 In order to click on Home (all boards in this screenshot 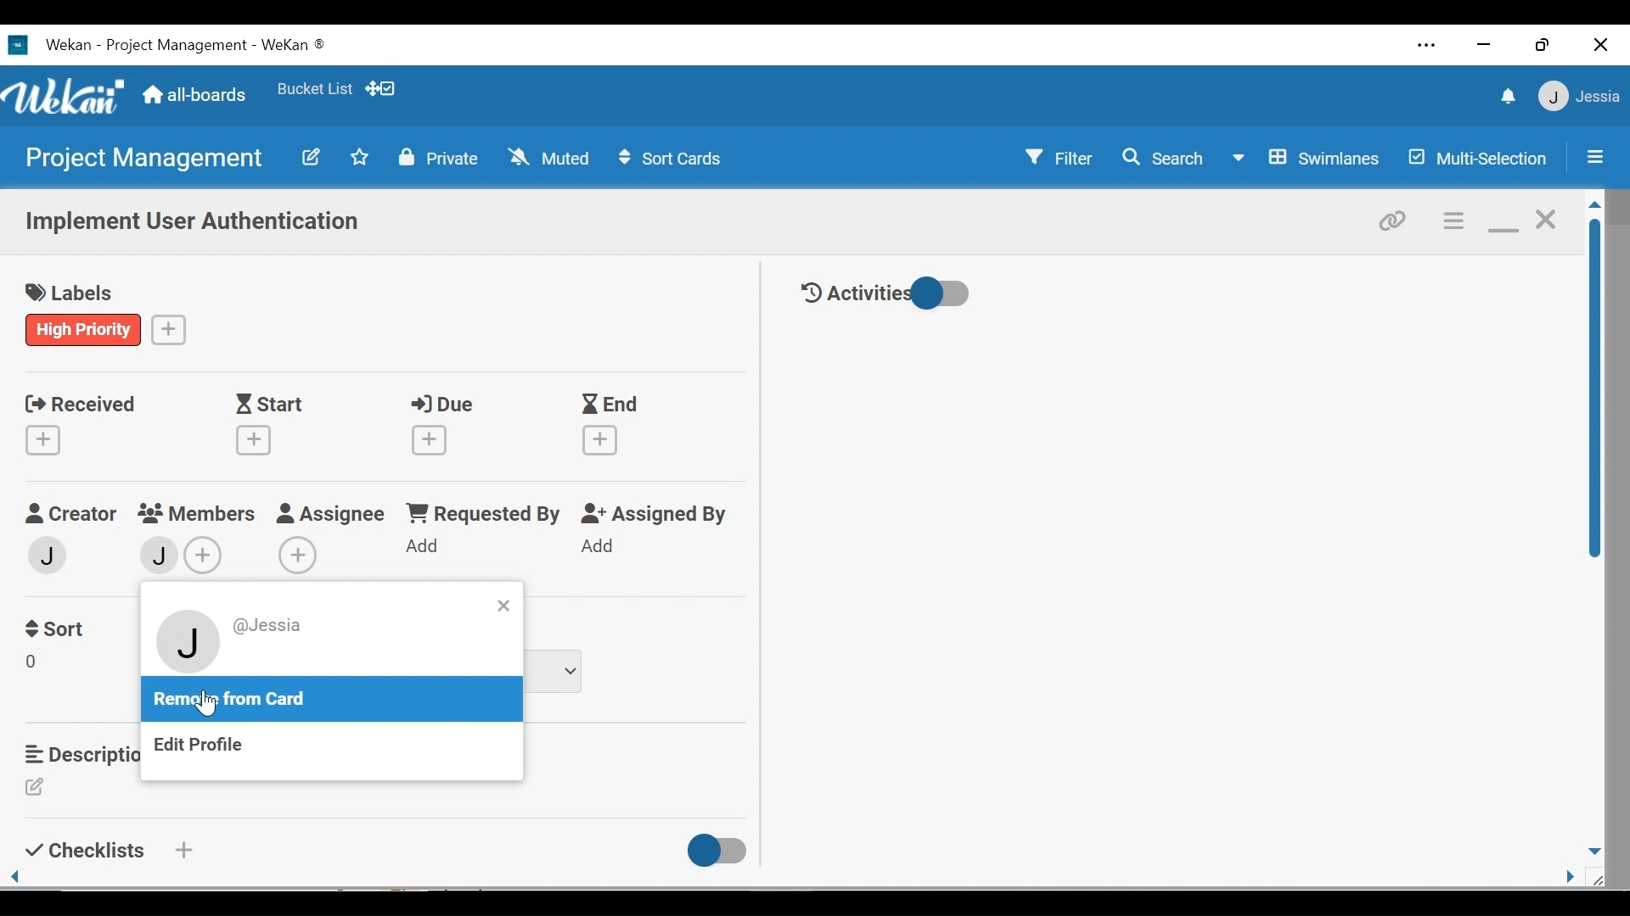, I will do `click(196, 93)`.